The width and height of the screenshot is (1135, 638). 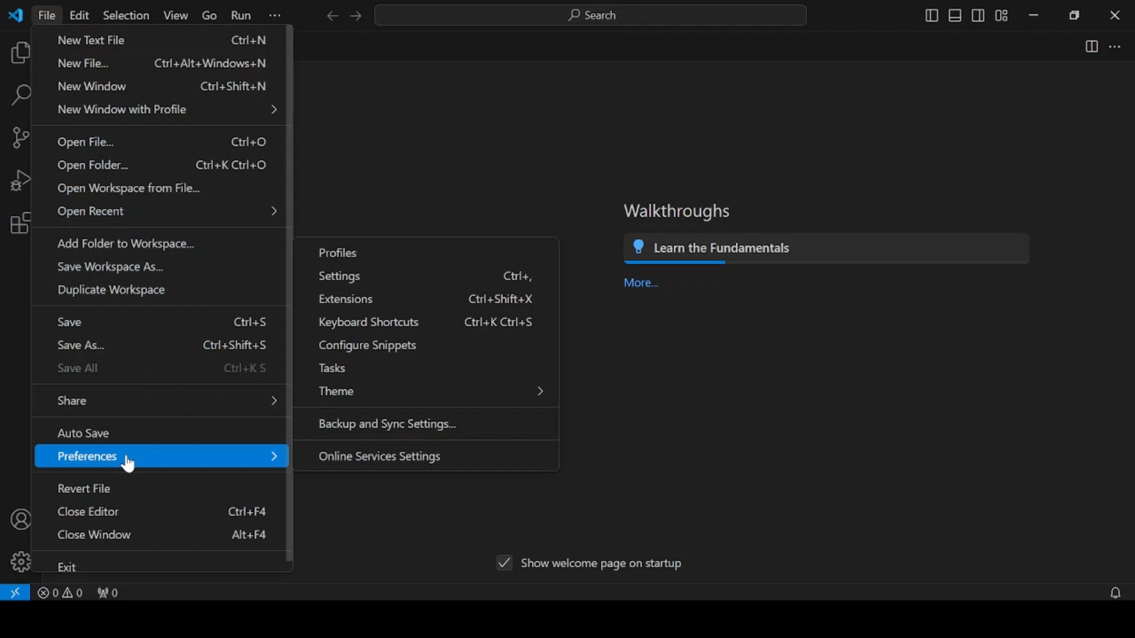 I want to click on save, so click(x=72, y=323).